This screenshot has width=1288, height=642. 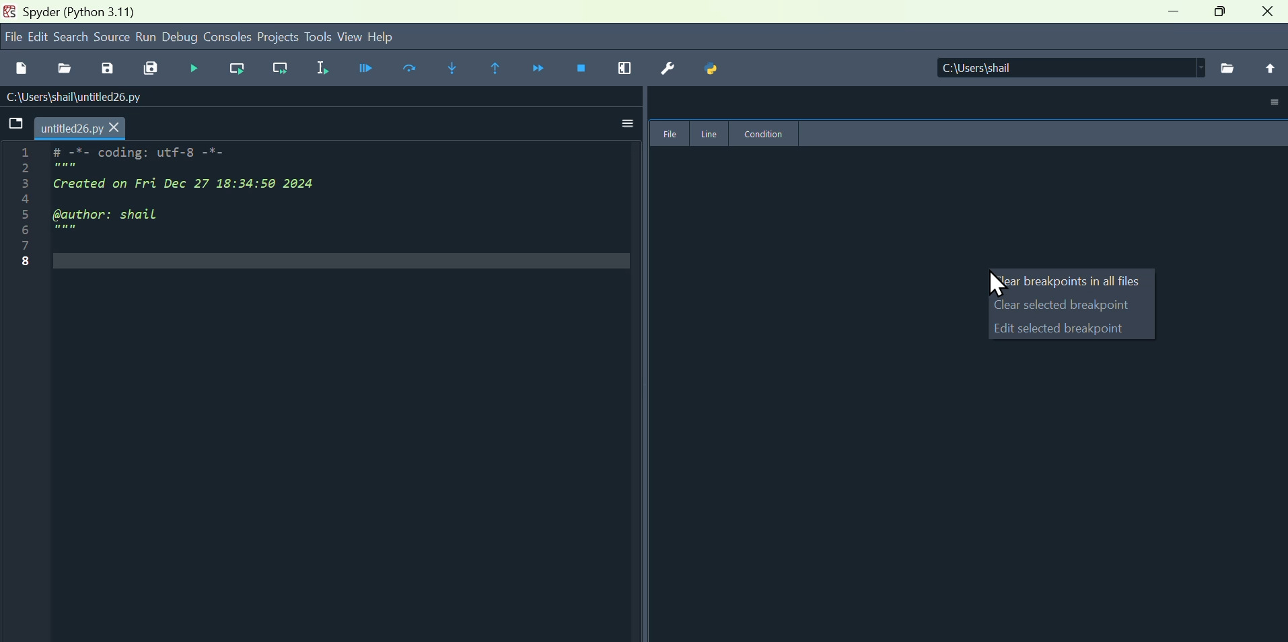 What do you see at coordinates (589, 69) in the screenshot?
I see `Stop debugging` at bounding box center [589, 69].